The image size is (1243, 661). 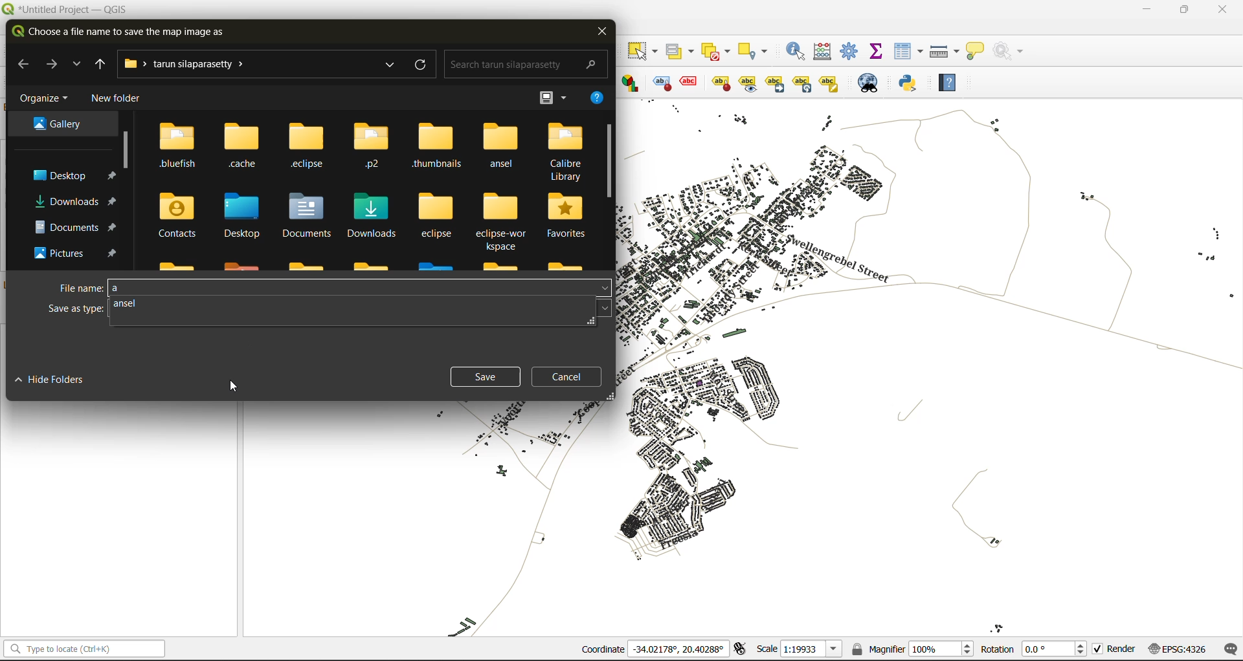 I want to click on view, so click(x=553, y=96).